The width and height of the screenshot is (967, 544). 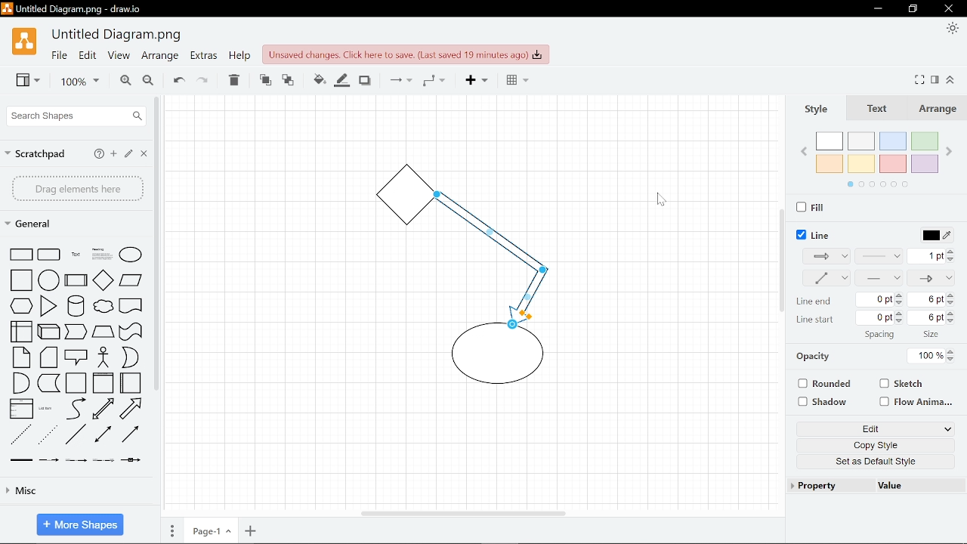 I want to click on shape, so click(x=131, y=282).